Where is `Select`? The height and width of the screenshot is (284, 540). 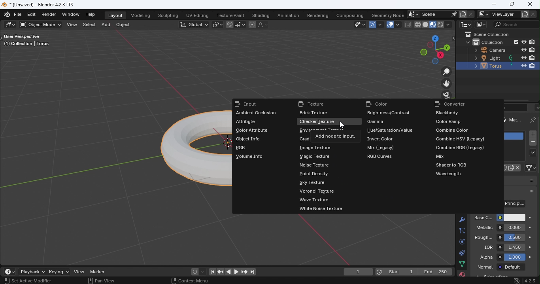 Select is located at coordinates (91, 24).